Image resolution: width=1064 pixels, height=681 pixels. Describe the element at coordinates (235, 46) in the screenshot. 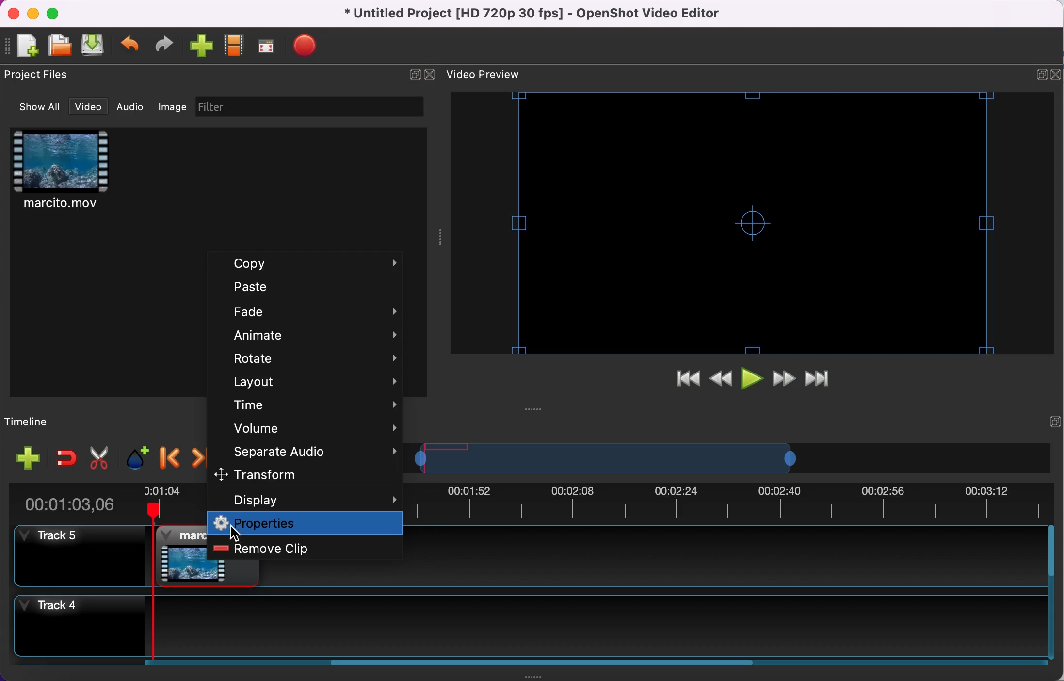

I see `choose profile` at that location.